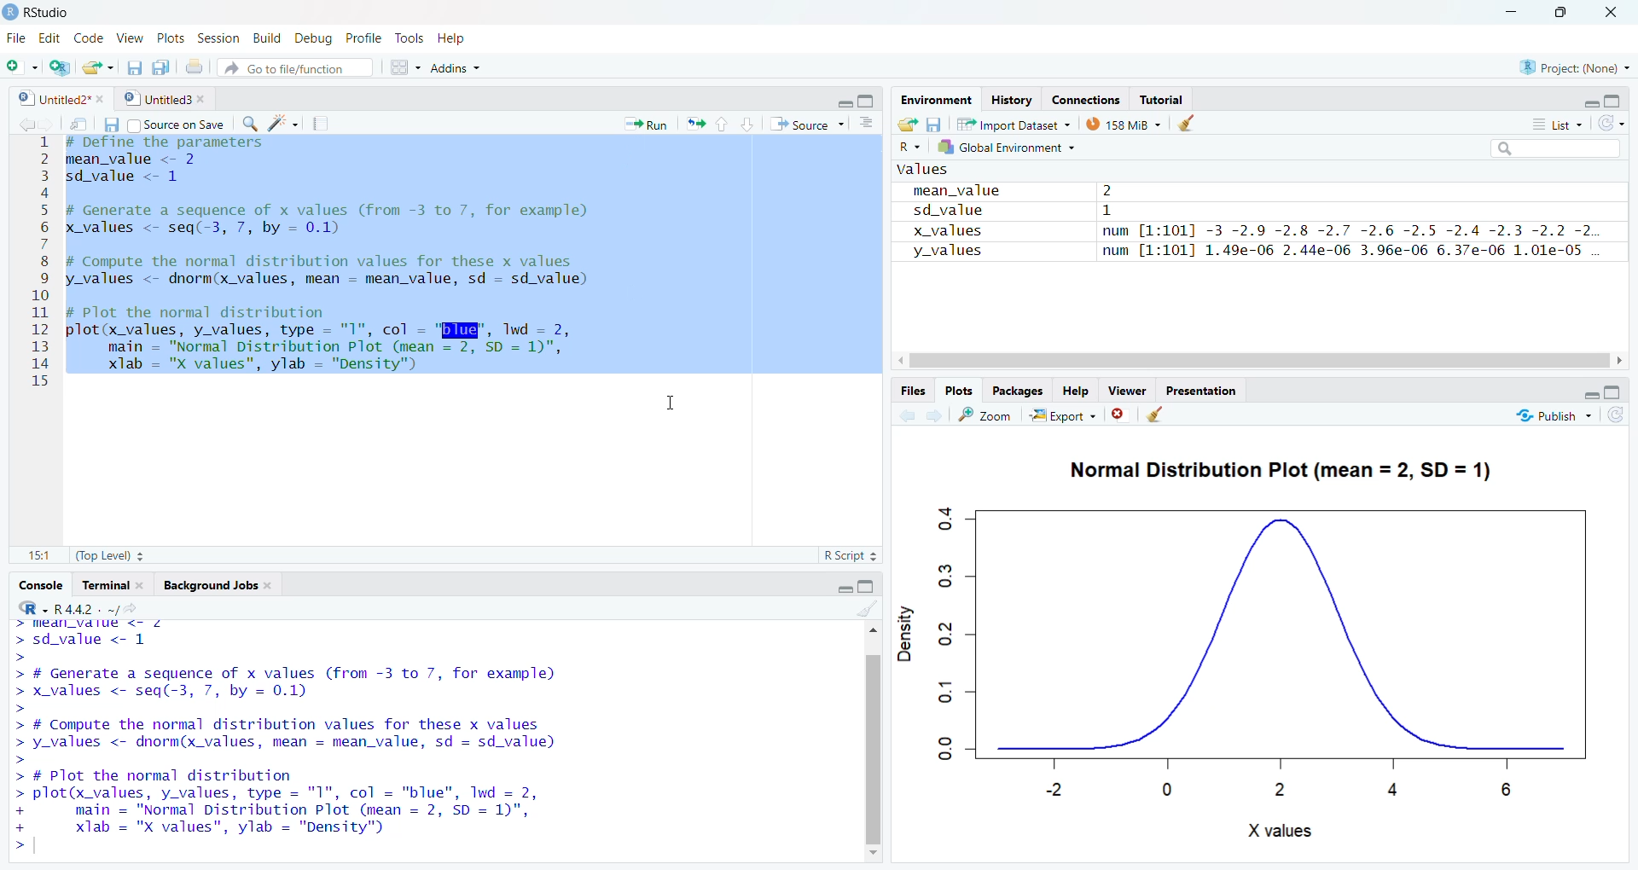 The width and height of the screenshot is (1638, 870). I want to click on New file, so click(19, 63).